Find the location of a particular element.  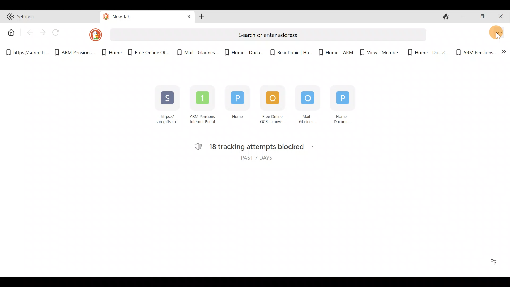

18 tracking attempts blocked  is located at coordinates (265, 147).